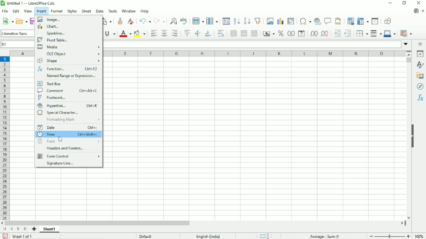  I want to click on Sort descending, so click(247, 20).